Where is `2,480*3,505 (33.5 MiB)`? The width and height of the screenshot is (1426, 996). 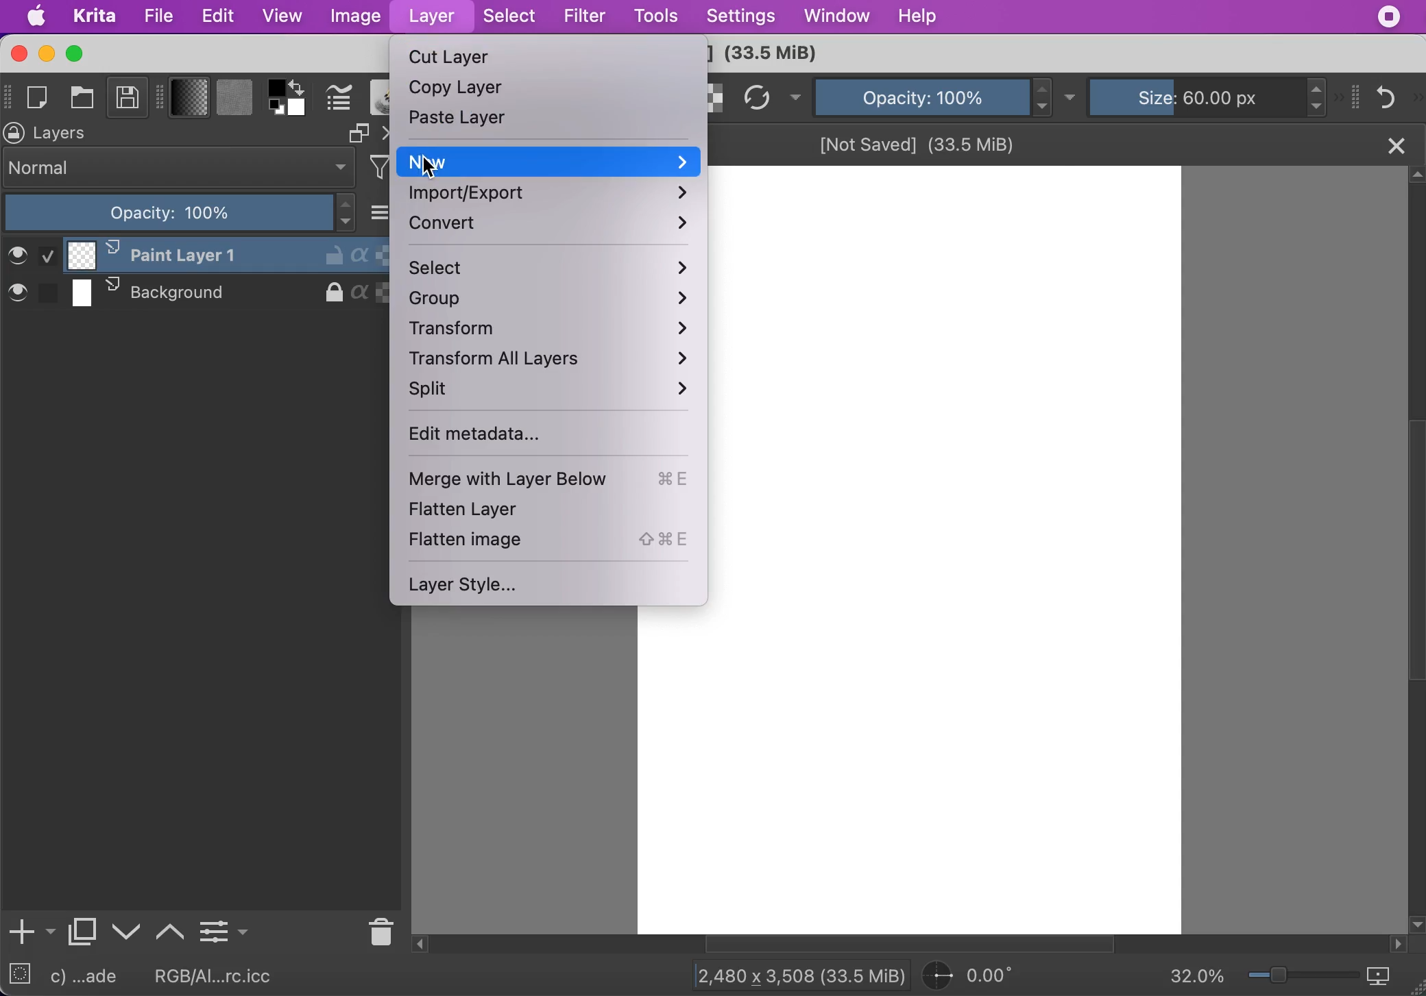 2,480*3,505 (33.5 MiB) is located at coordinates (788, 974).